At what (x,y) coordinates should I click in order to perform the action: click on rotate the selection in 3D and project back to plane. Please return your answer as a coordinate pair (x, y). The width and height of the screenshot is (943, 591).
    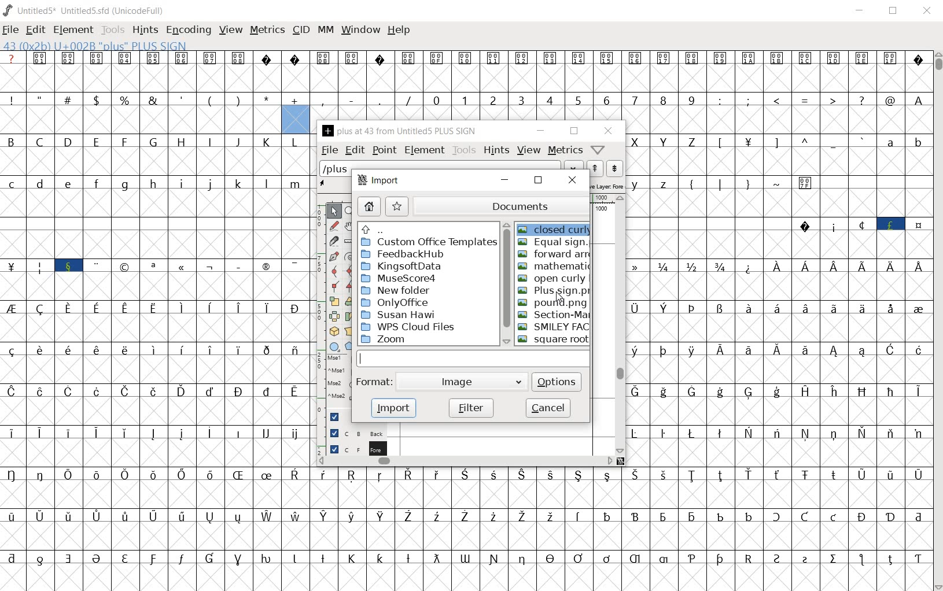
    Looking at the image, I should click on (334, 331).